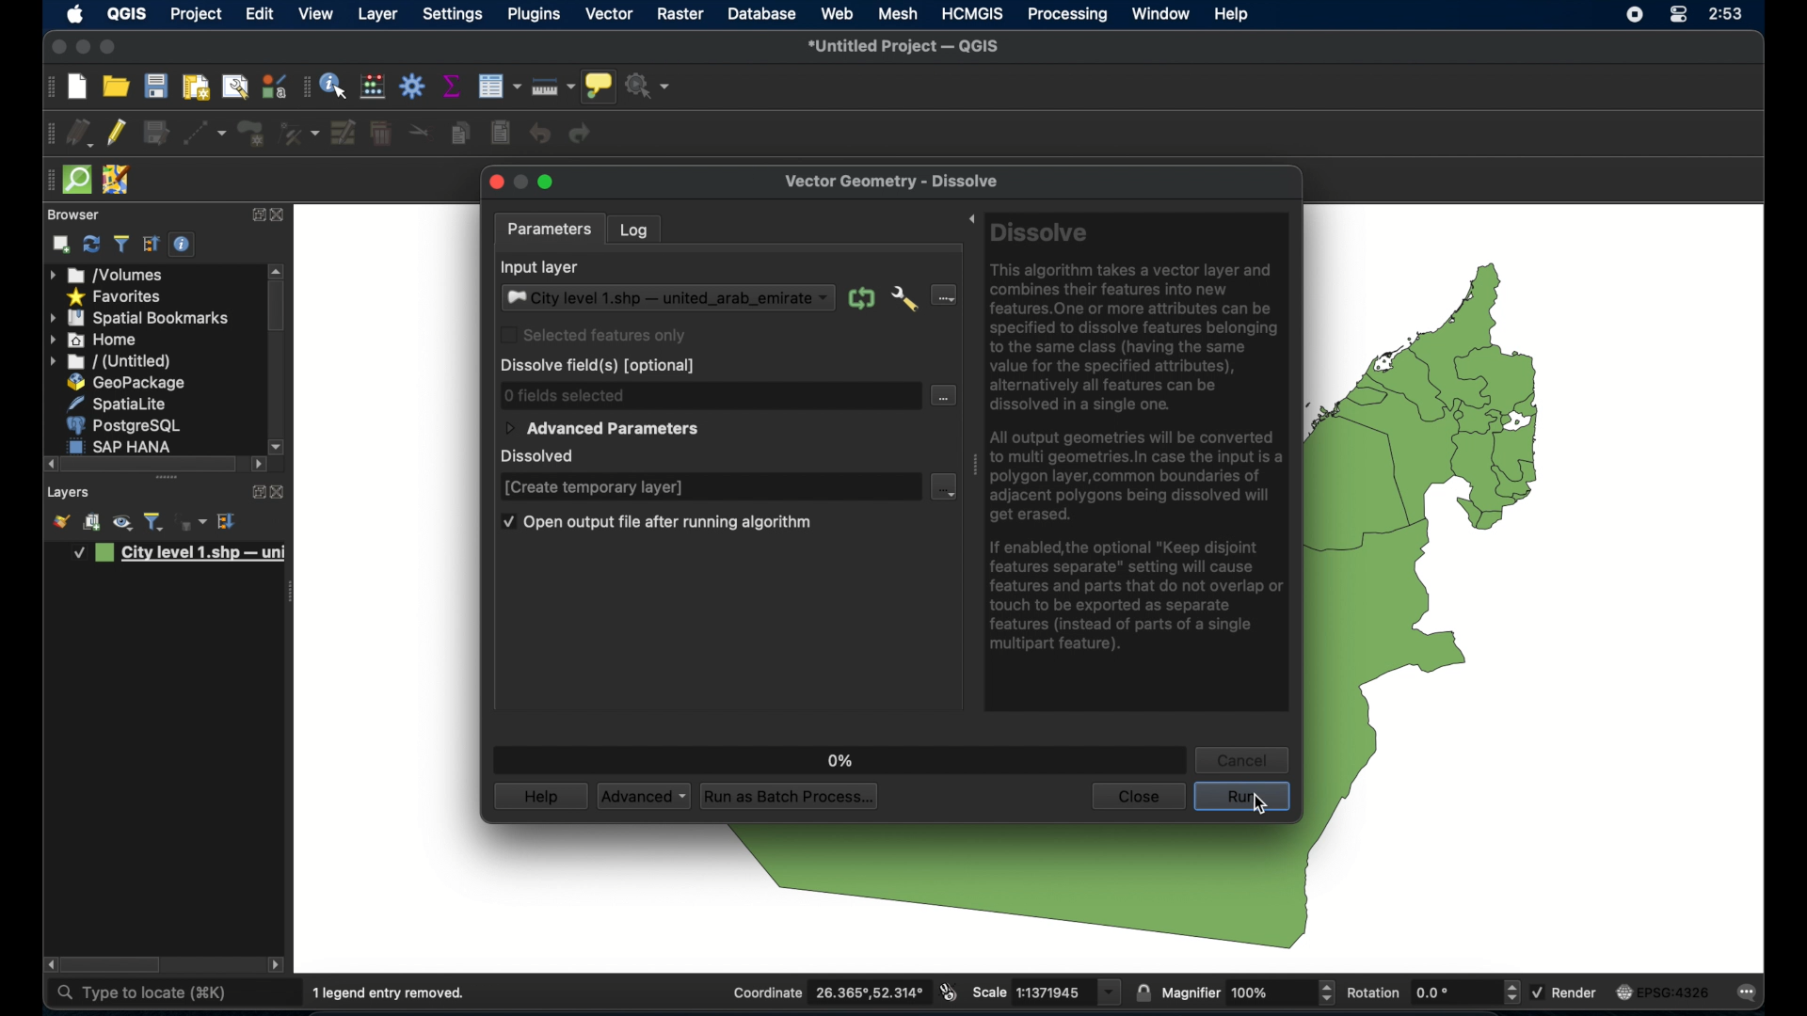 The width and height of the screenshot is (1807, 1016). What do you see at coordinates (652, 87) in the screenshot?
I see `no action selected` at bounding box center [652, 87].